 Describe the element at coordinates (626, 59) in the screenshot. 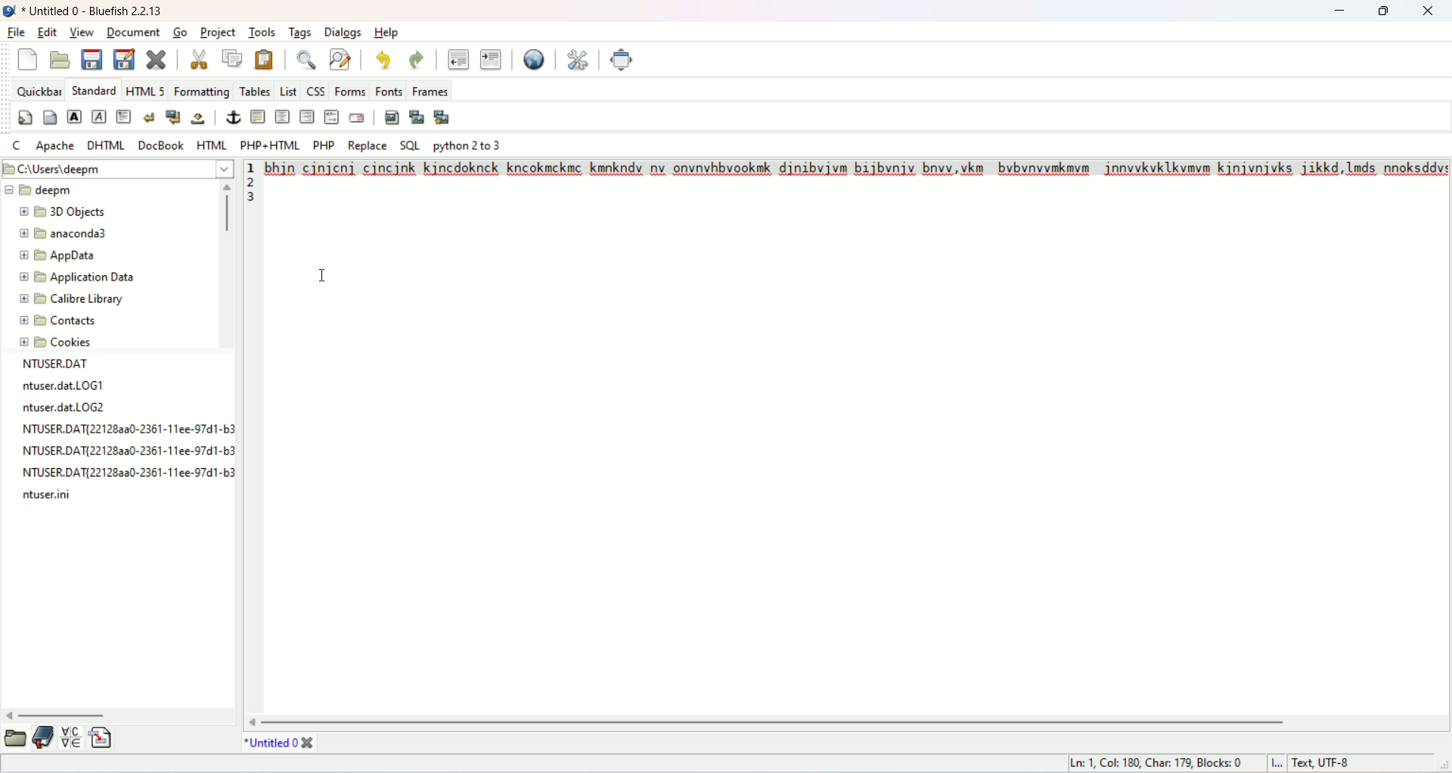

I see `fullscreen` at that location.